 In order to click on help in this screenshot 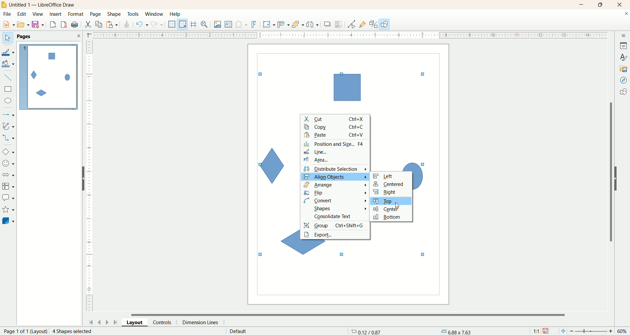, I will do `click(176, 14)`.